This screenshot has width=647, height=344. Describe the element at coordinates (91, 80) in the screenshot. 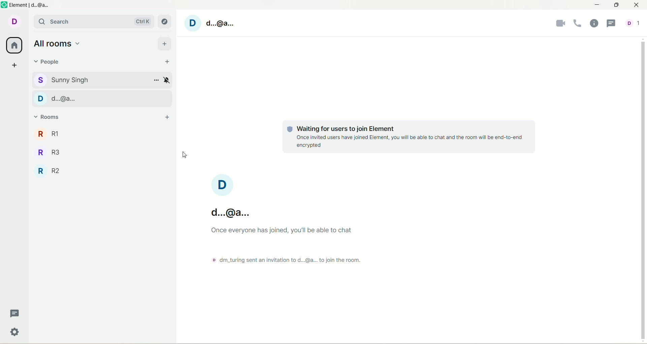

I see `sunny singh` at that location.